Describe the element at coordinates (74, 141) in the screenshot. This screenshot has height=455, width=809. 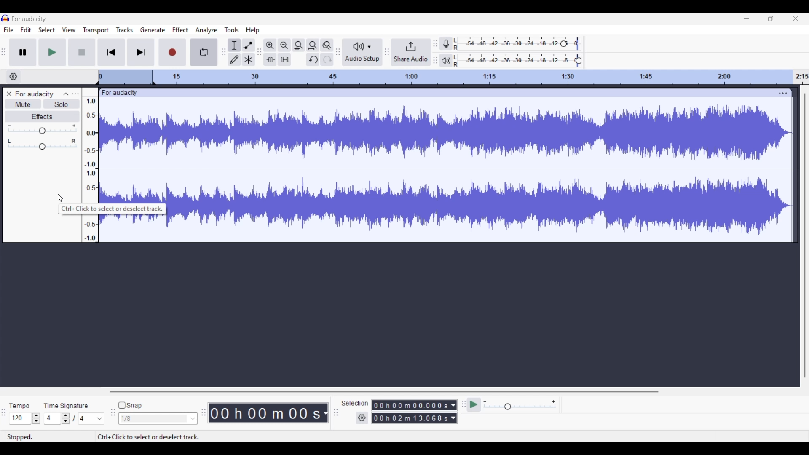
I see `Pan right` at that location.